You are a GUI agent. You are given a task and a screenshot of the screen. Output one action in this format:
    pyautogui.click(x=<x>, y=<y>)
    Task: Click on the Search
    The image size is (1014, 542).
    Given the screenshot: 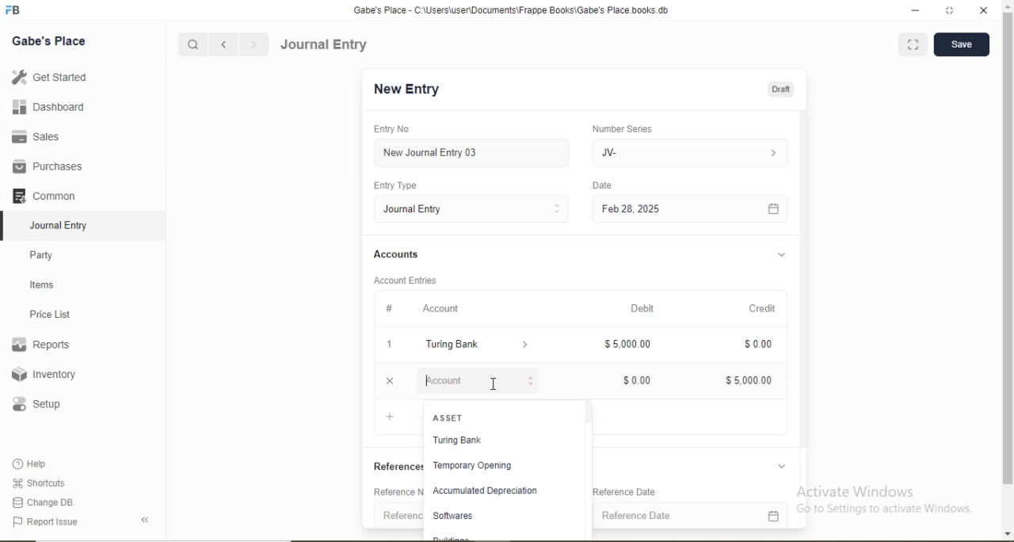 What is the action you would take?
    pyautogui.click(x=192, y=45)
    